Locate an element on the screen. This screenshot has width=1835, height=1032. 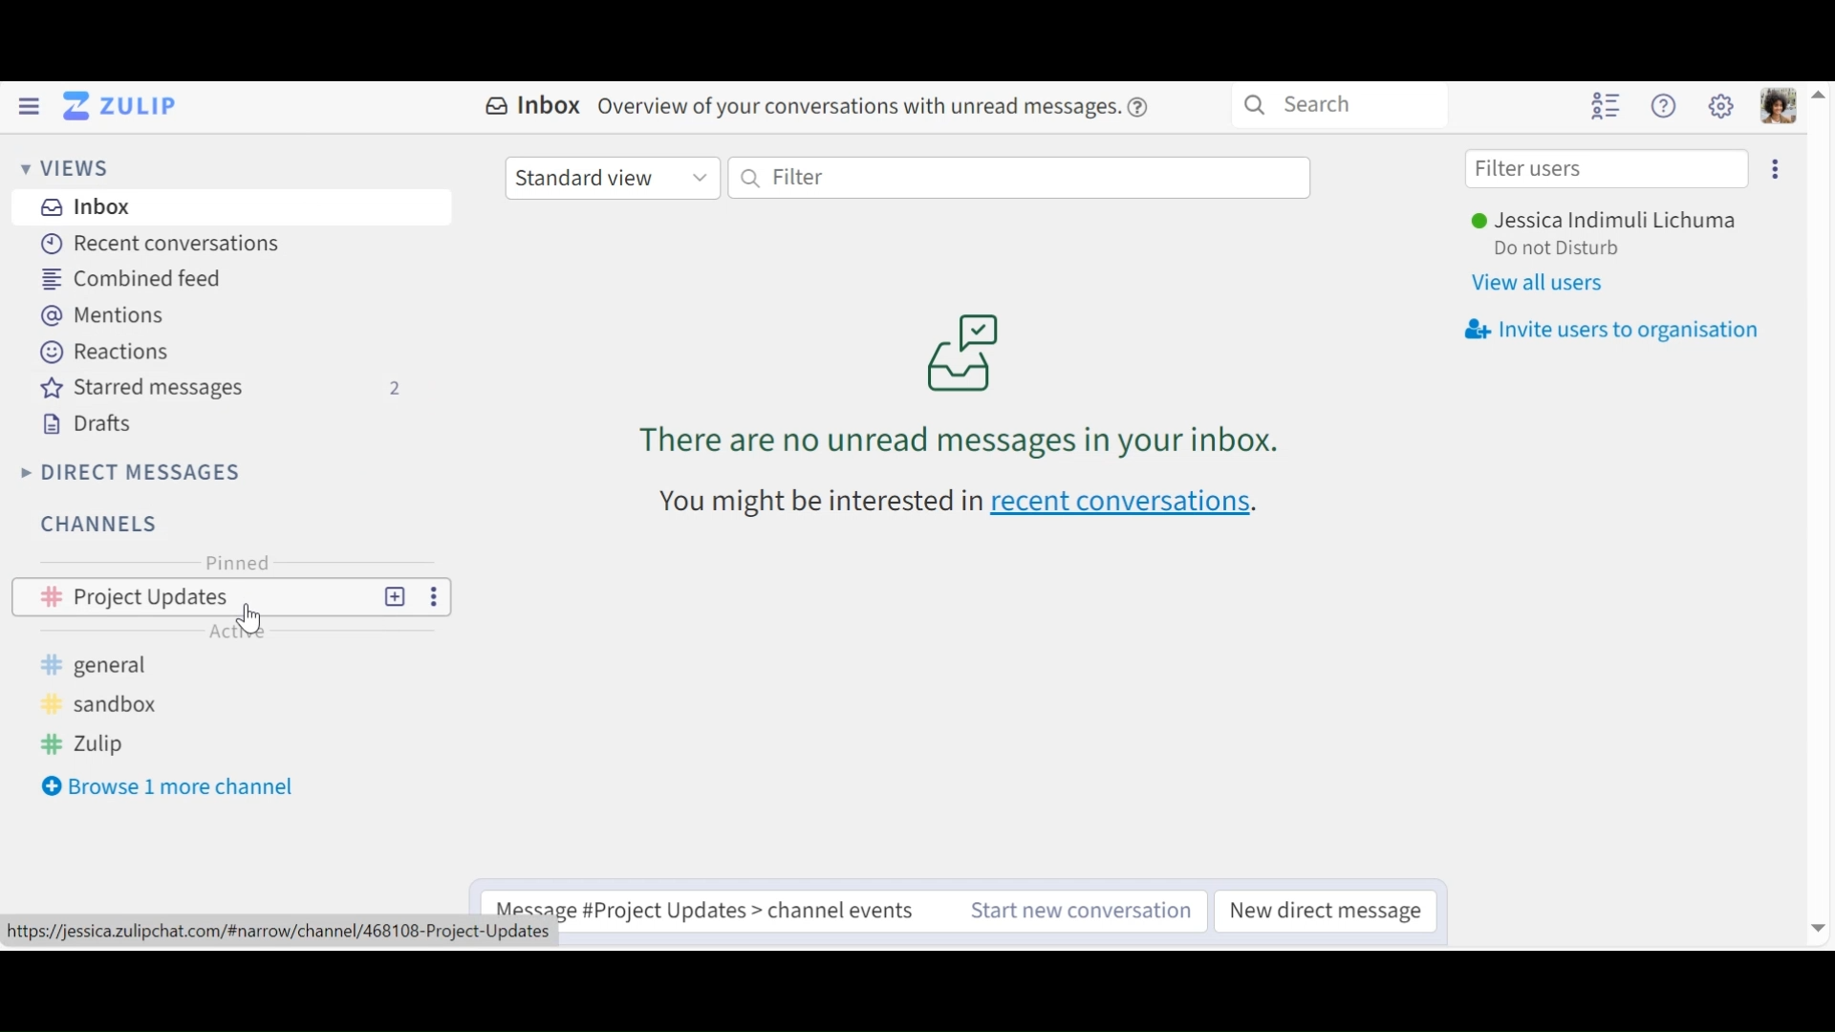
Inbox is located at coordinates (82, 209).